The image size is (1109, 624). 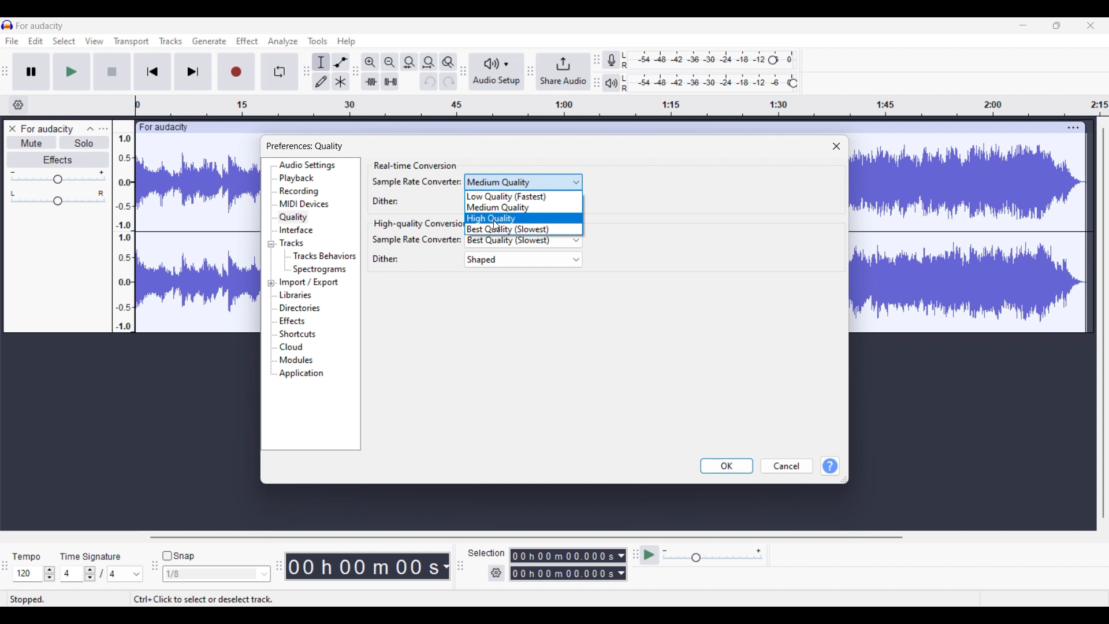 What do you see at coordinates (1103, 324) in the screenshot?
I see `Vertical slide bar` at bounding box center [1103, 324].